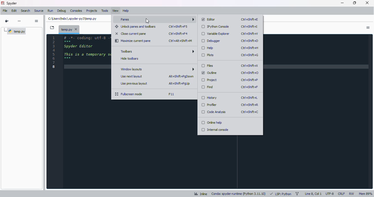 The image size is (374, 197). I want to click on unlock panes and toolbars, so click(136, 27).